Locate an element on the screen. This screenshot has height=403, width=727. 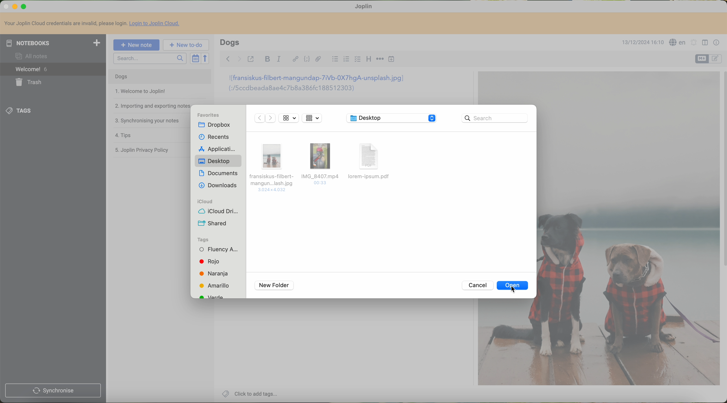
view of the icons is located at coordinates (312, 118).